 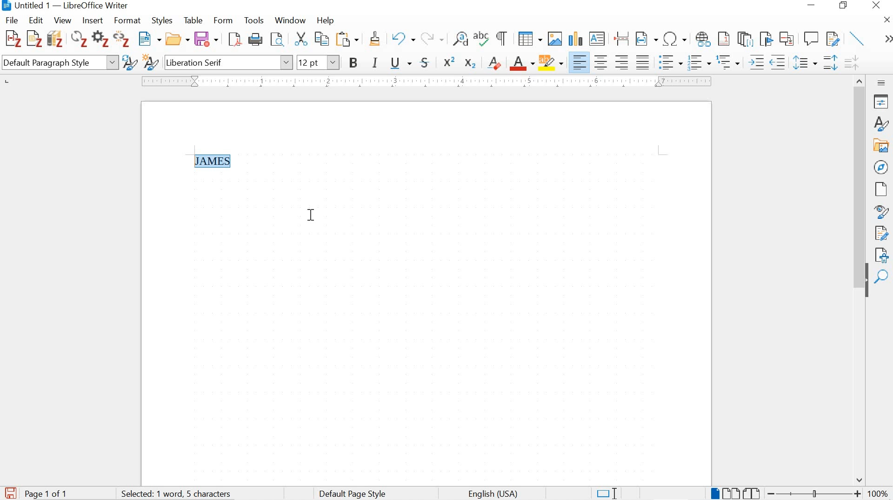 I want to click on unlink citations, so click(x=122, y=41).